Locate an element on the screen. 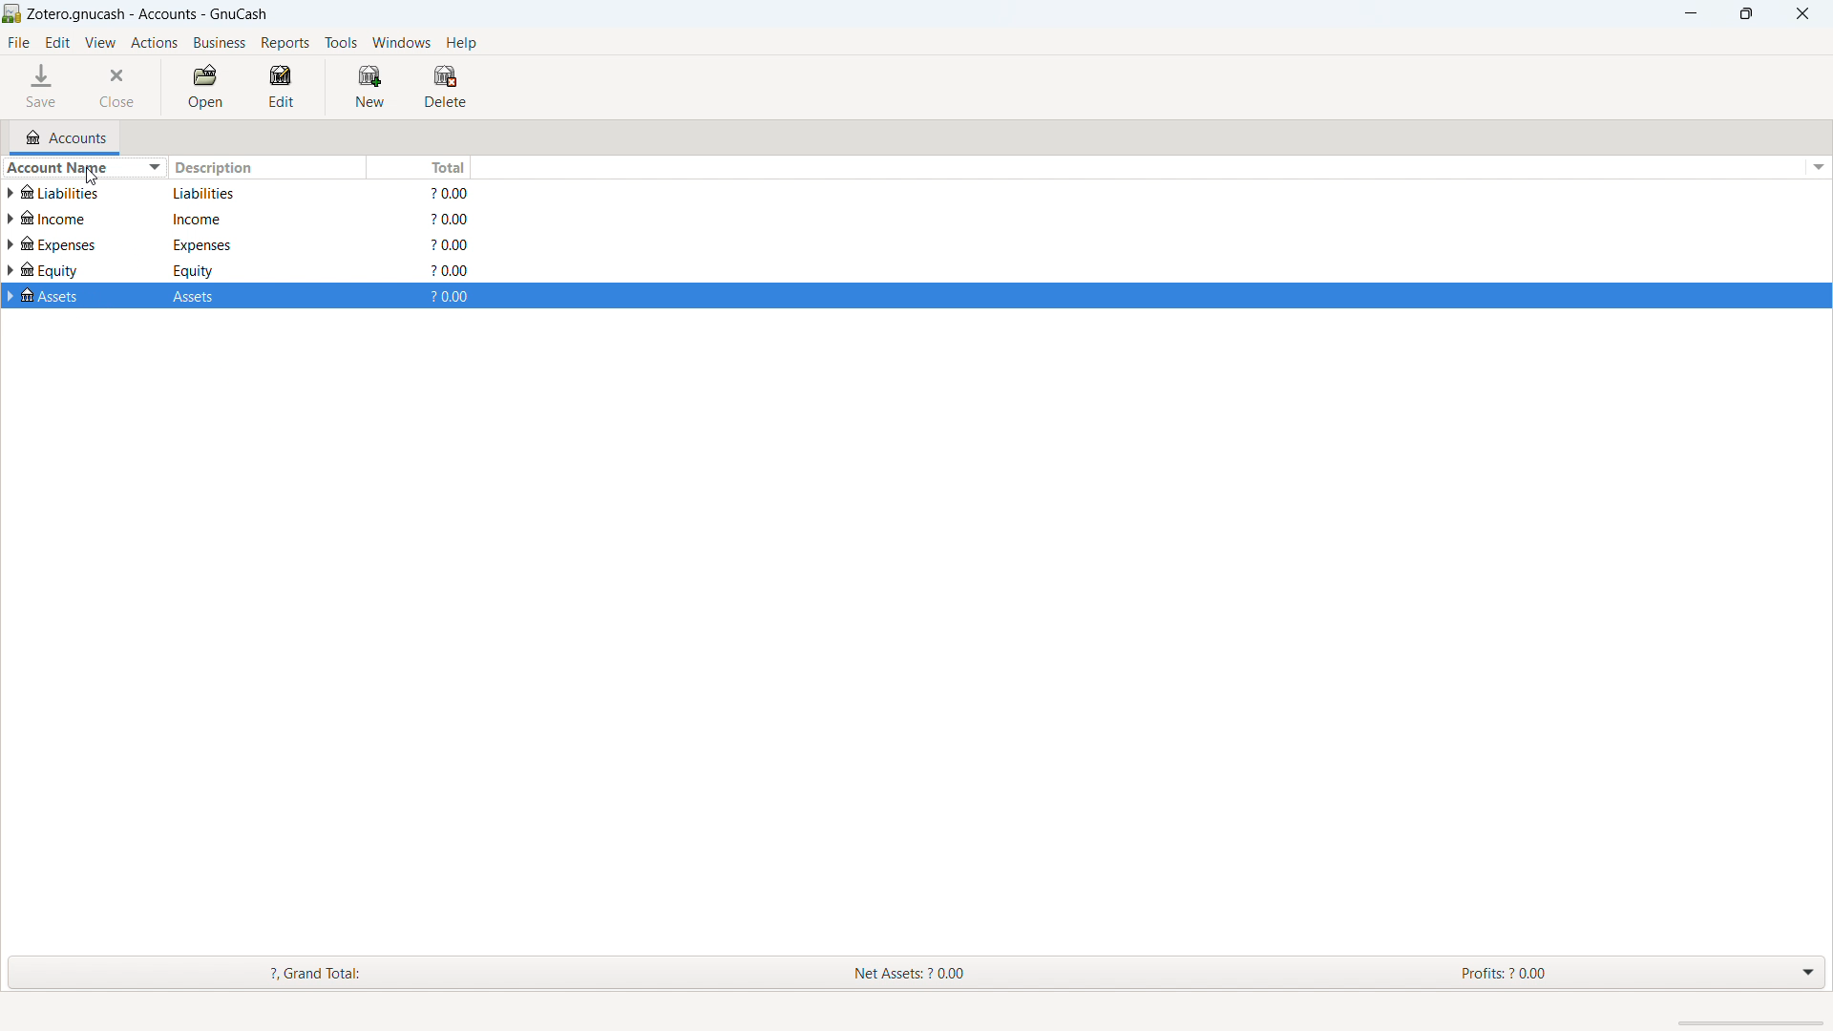 This screenshot has height=1031, width=1833. maximize is located at coordinates (1745, 13).